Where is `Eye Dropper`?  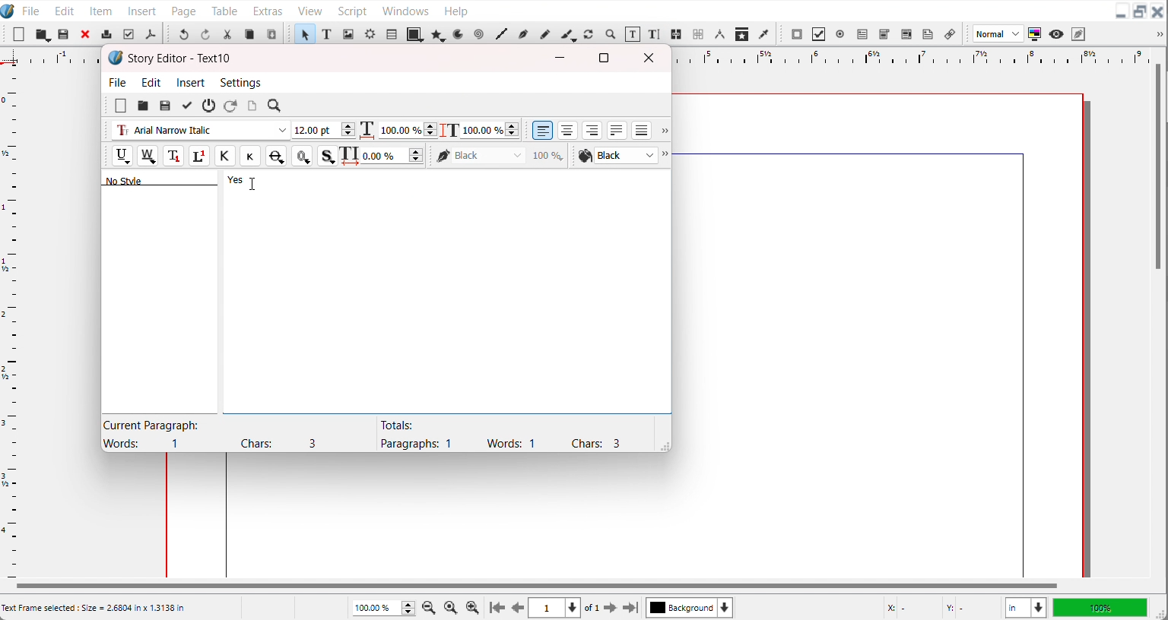
Eye Dropper is located at coordinates (765, 33).